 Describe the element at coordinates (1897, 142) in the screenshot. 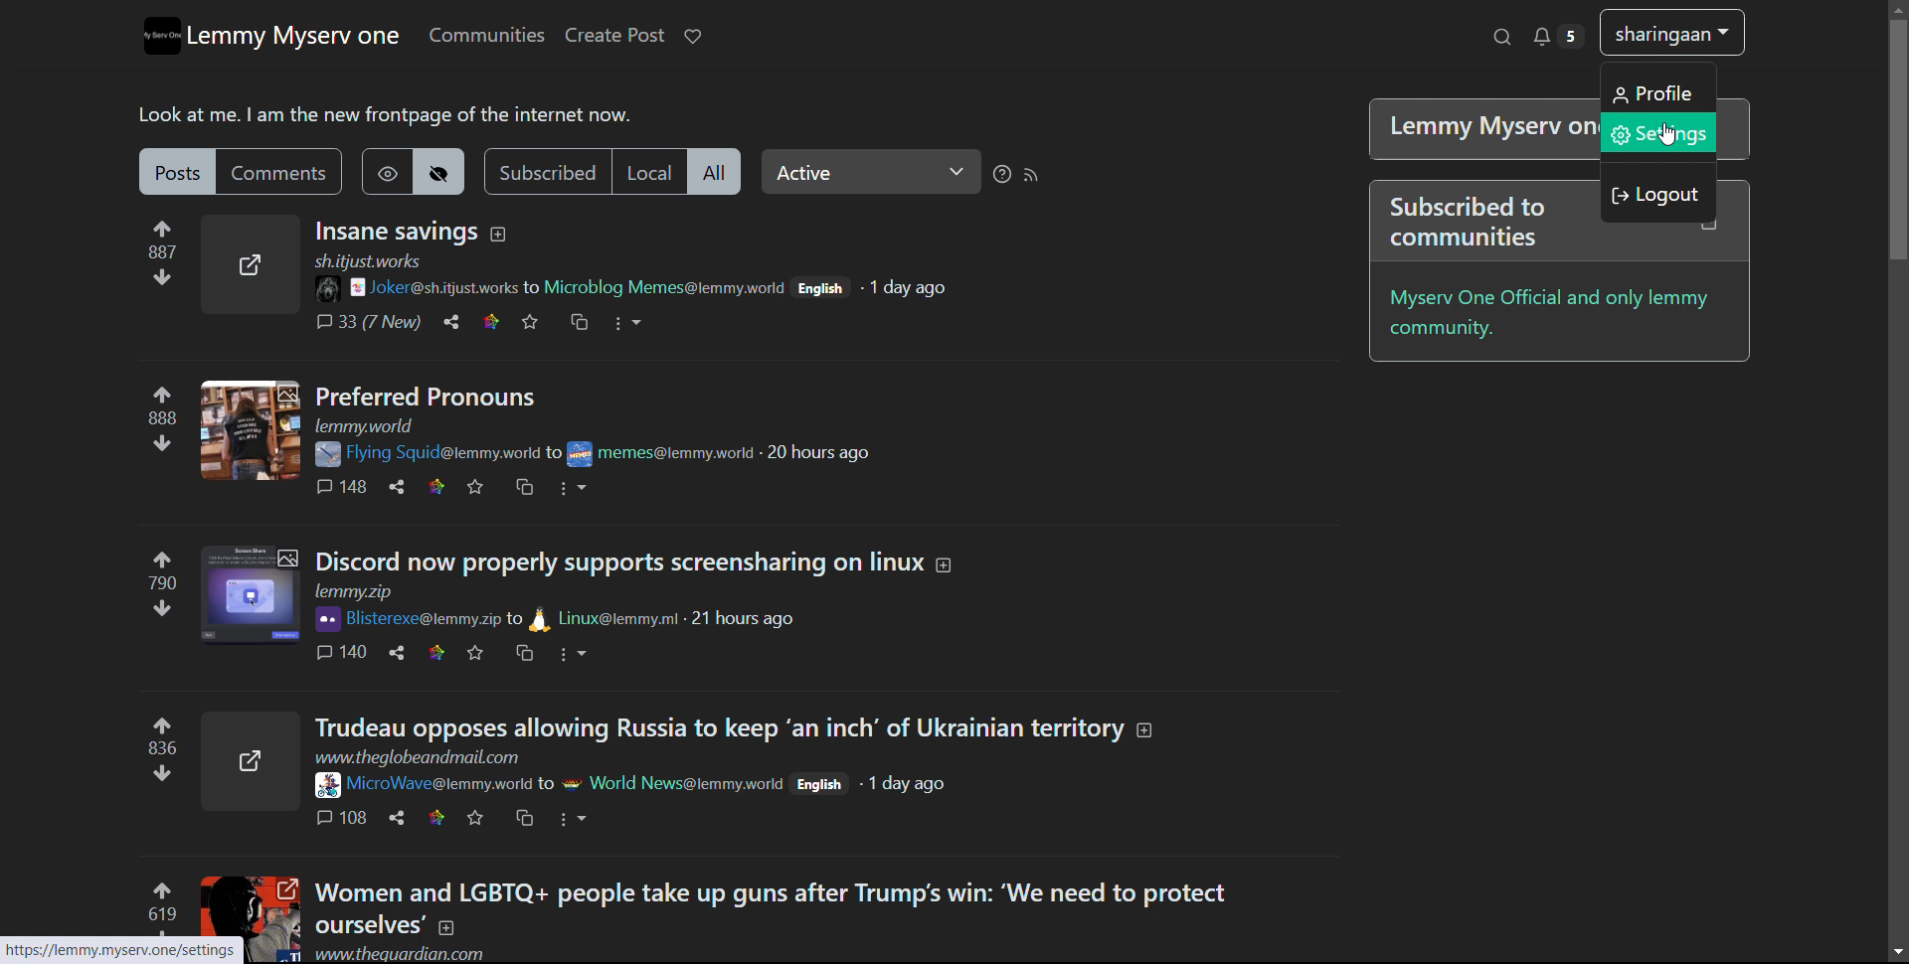

I see `Vertical scroll bar` at that location.